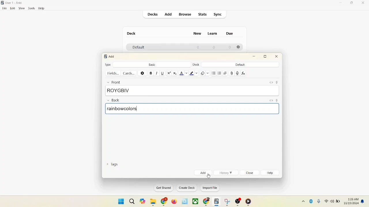 Image resolution: width=369 pixels, height=207 pixels. Describe the element at coordinates (218, 14) in the screenshot. I see `sync` at that location.